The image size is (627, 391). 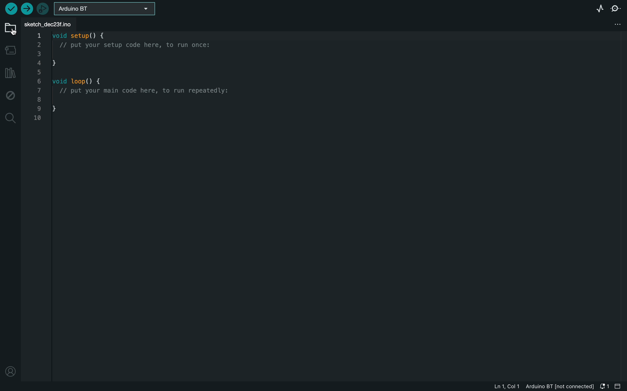 I want to click on board manager, so click(x=10, y=50).